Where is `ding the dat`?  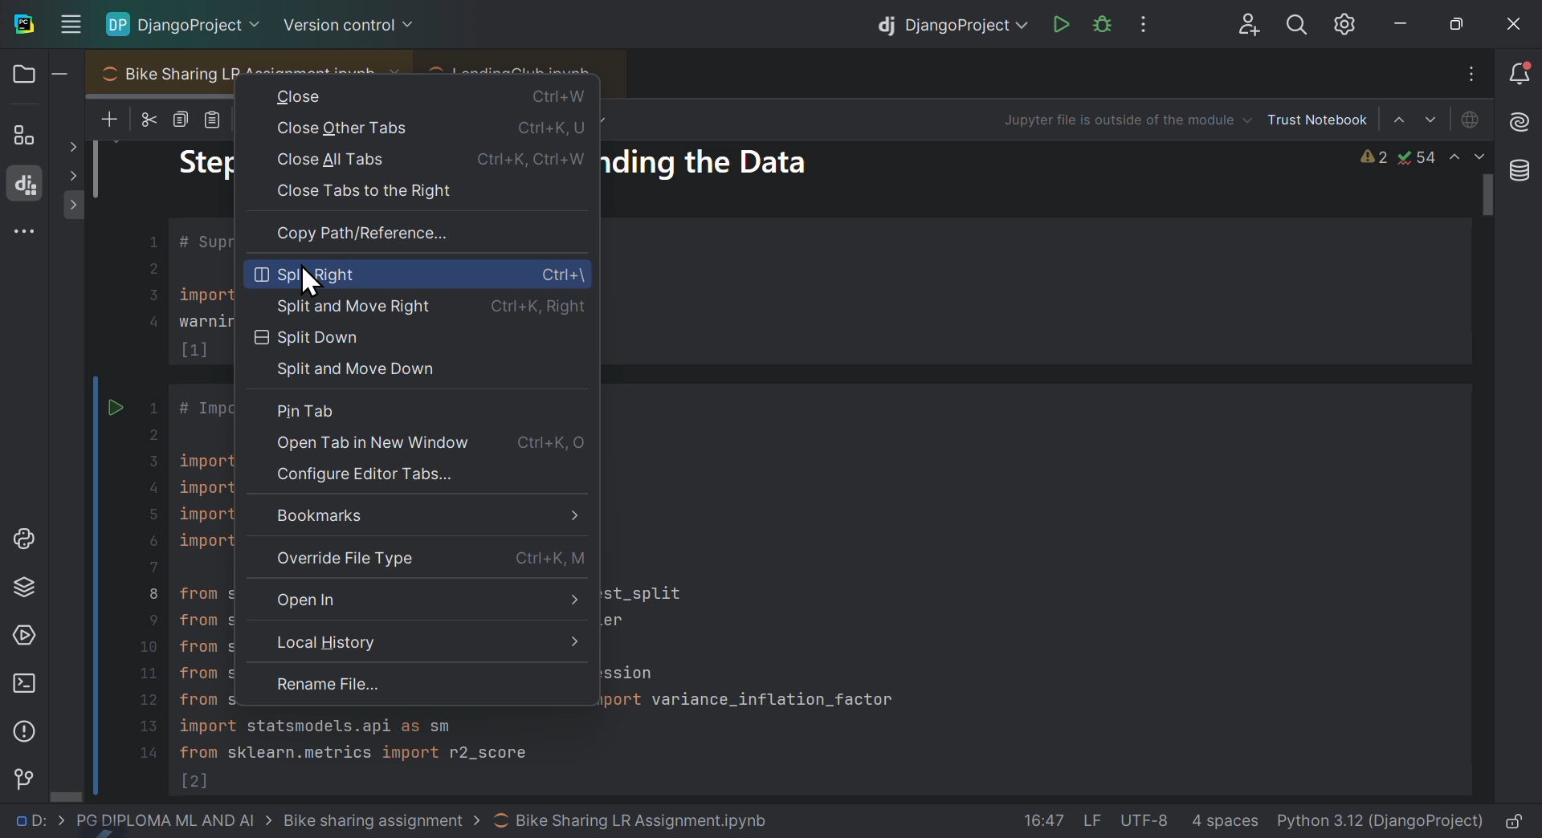 ding the dat is located at coordinates (708, 164).